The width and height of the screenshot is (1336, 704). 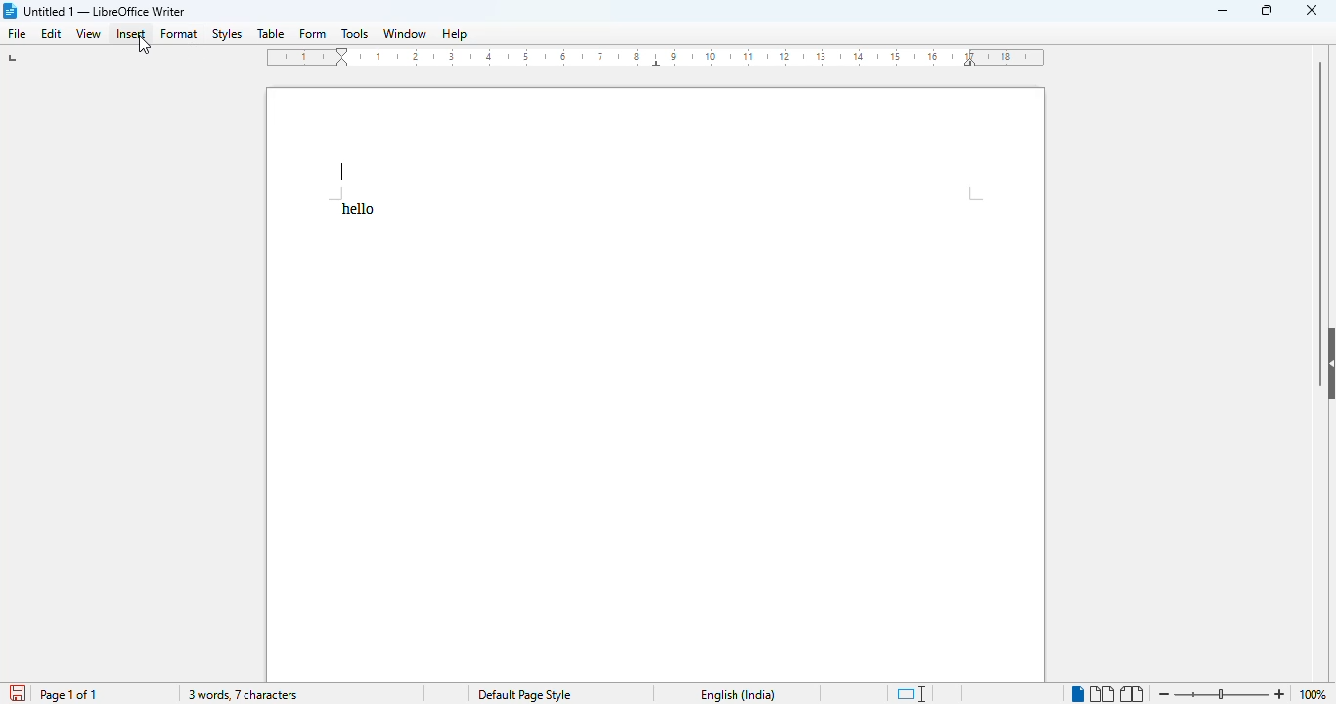 I want to click on file, so click(x=16, y=33).